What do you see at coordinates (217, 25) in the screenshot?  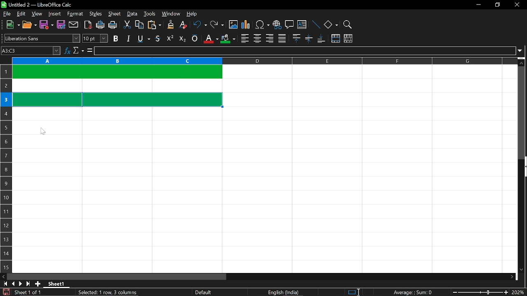 I see `redo` at bounding box center [217, 25].